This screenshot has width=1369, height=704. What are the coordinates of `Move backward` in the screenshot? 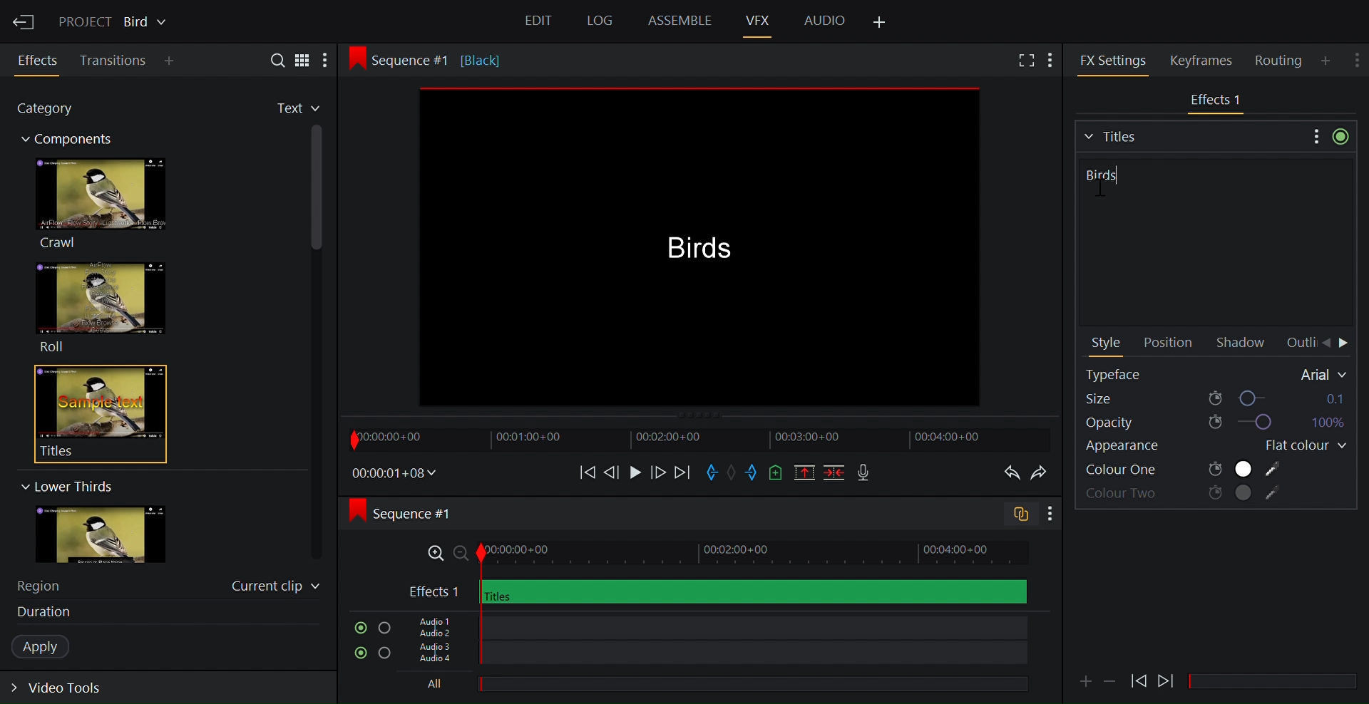 It's located at (583, 472).